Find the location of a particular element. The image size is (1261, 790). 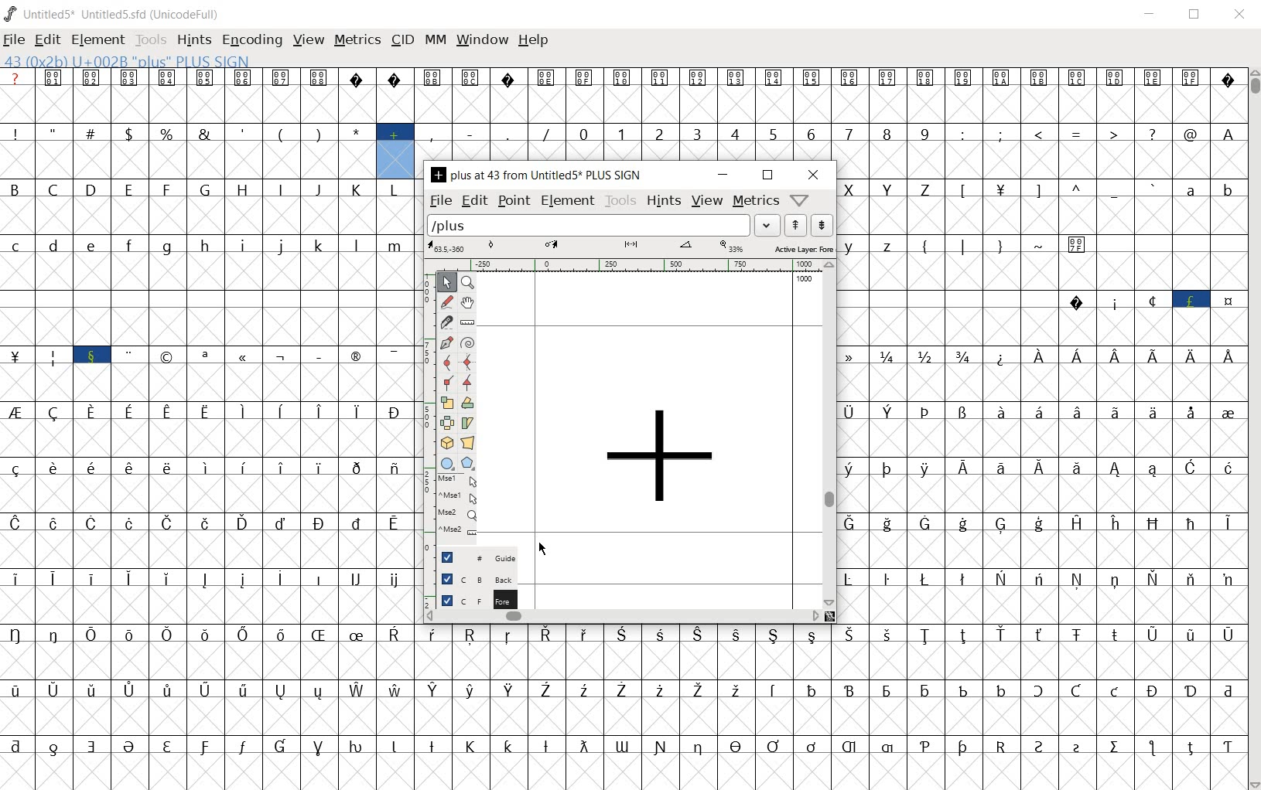

metrics is located at coordinates (754, 202).